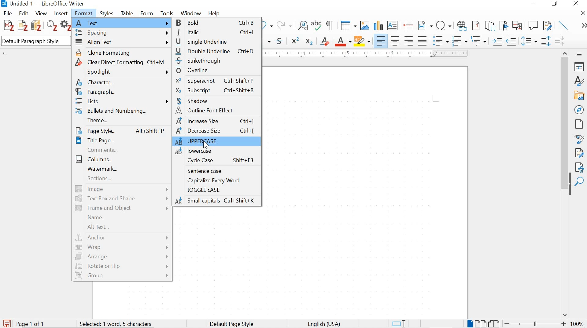 This screenshot has width=587, height=328. I want to click on toggle formatting marks, so click(330, 25).